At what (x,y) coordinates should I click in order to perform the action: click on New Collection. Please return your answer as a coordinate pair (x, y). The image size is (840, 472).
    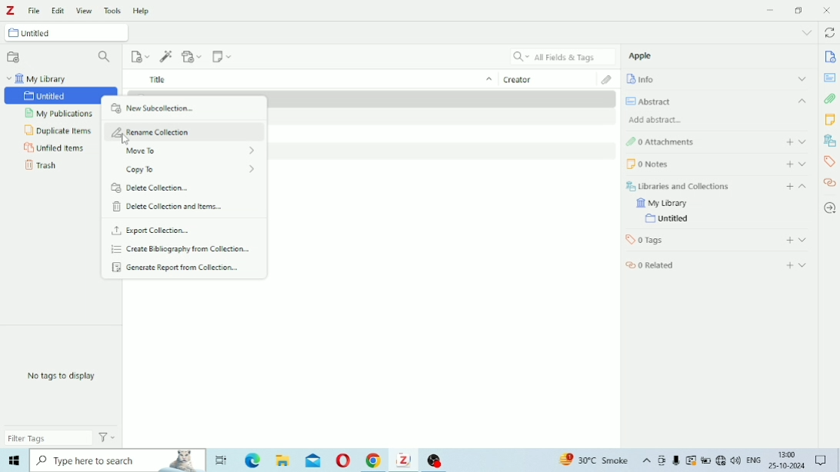
    Looking at the image, I should click on (15, 56).